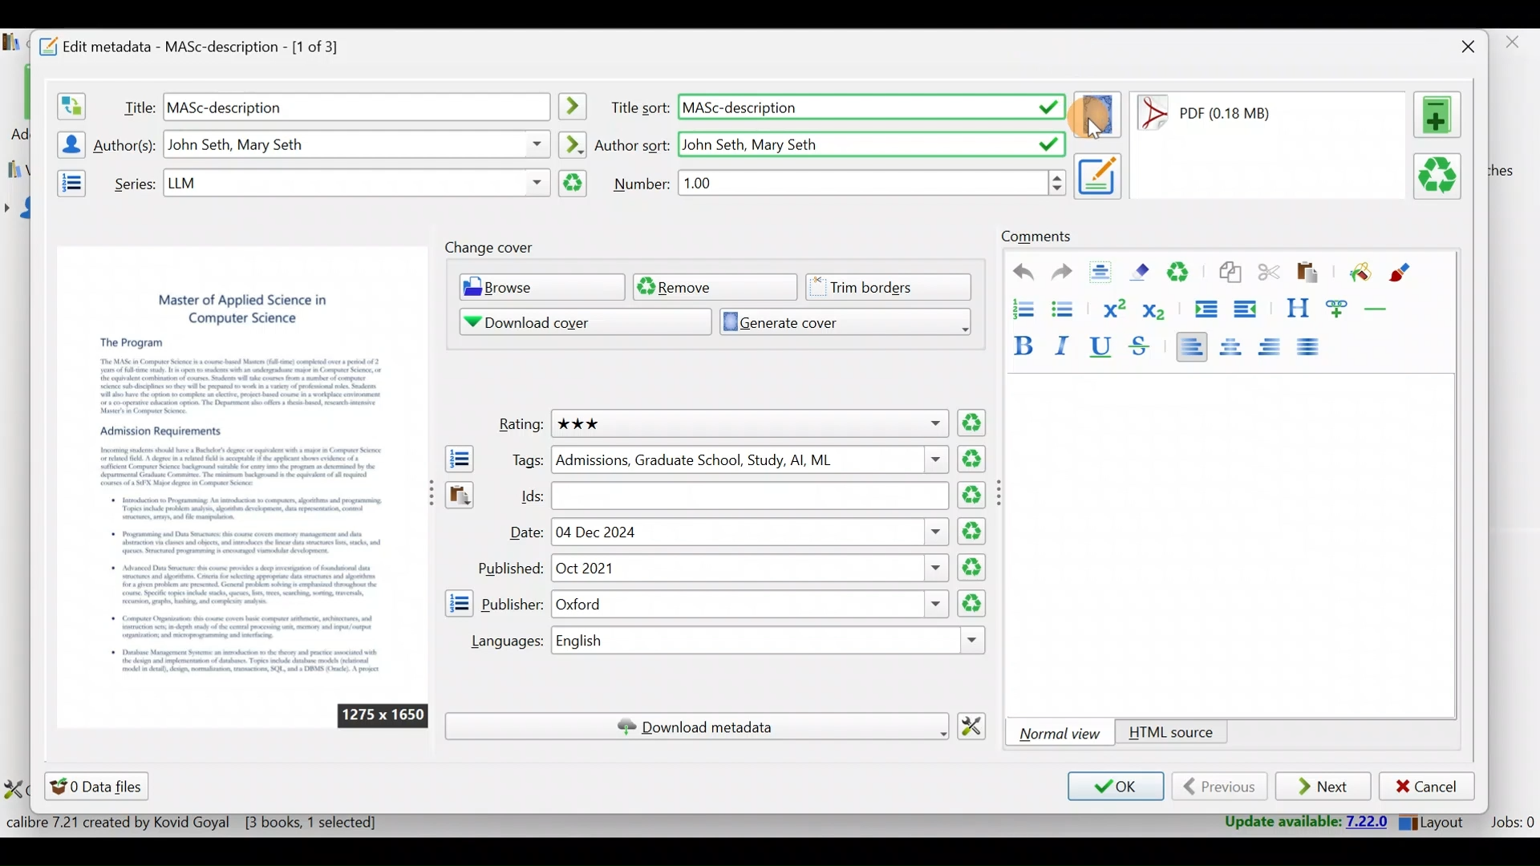 The width and height of the screenshot is (1540, 866). What do you see at coordinates (575, 107) in the screenshot?
I see `` at bounding box center [575, 107].